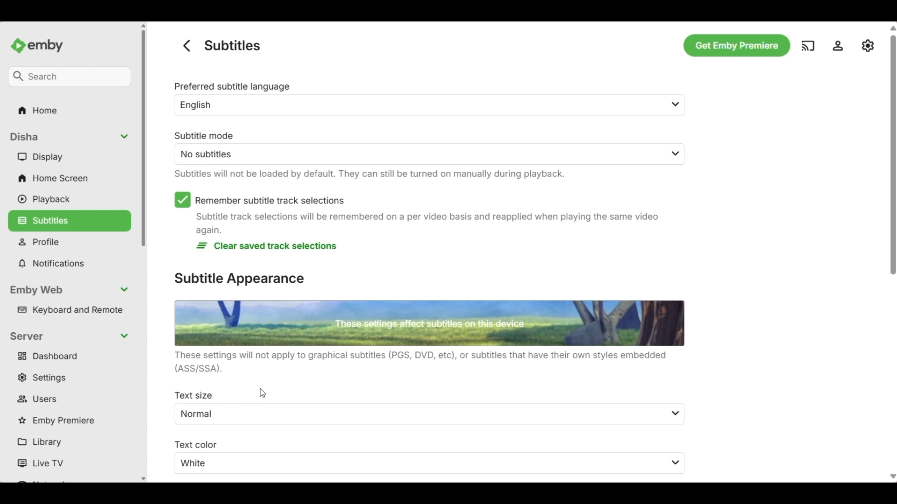 The height and width of the screenshot is (504, 897). I want to click on Toggle to remember subtitle track selections, so click(259, 200).